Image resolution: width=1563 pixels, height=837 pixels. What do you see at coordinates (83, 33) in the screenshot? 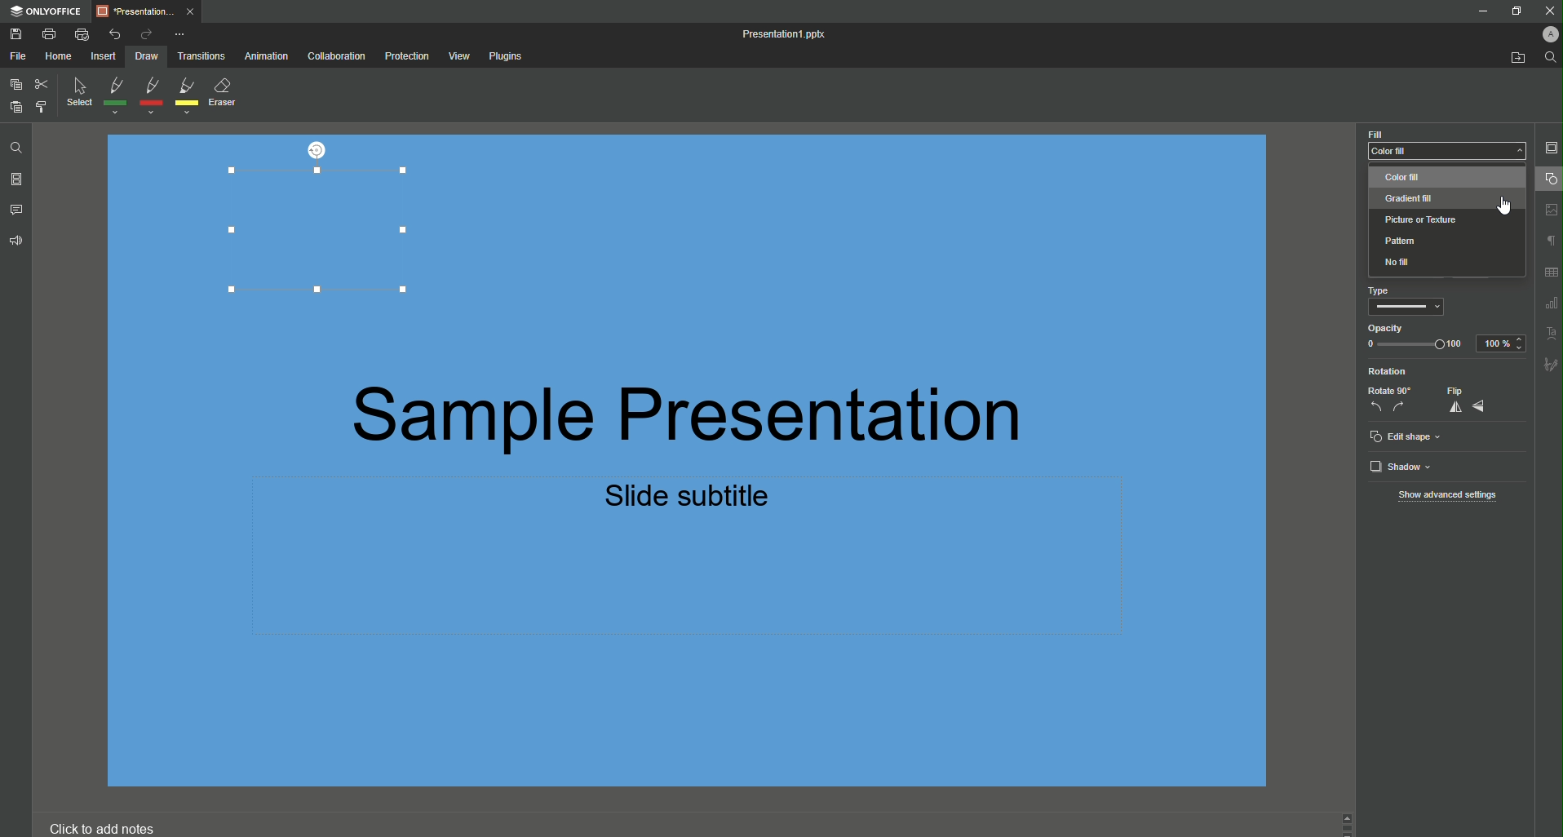
I see `Quick Print` at bounding box center [83, 33].